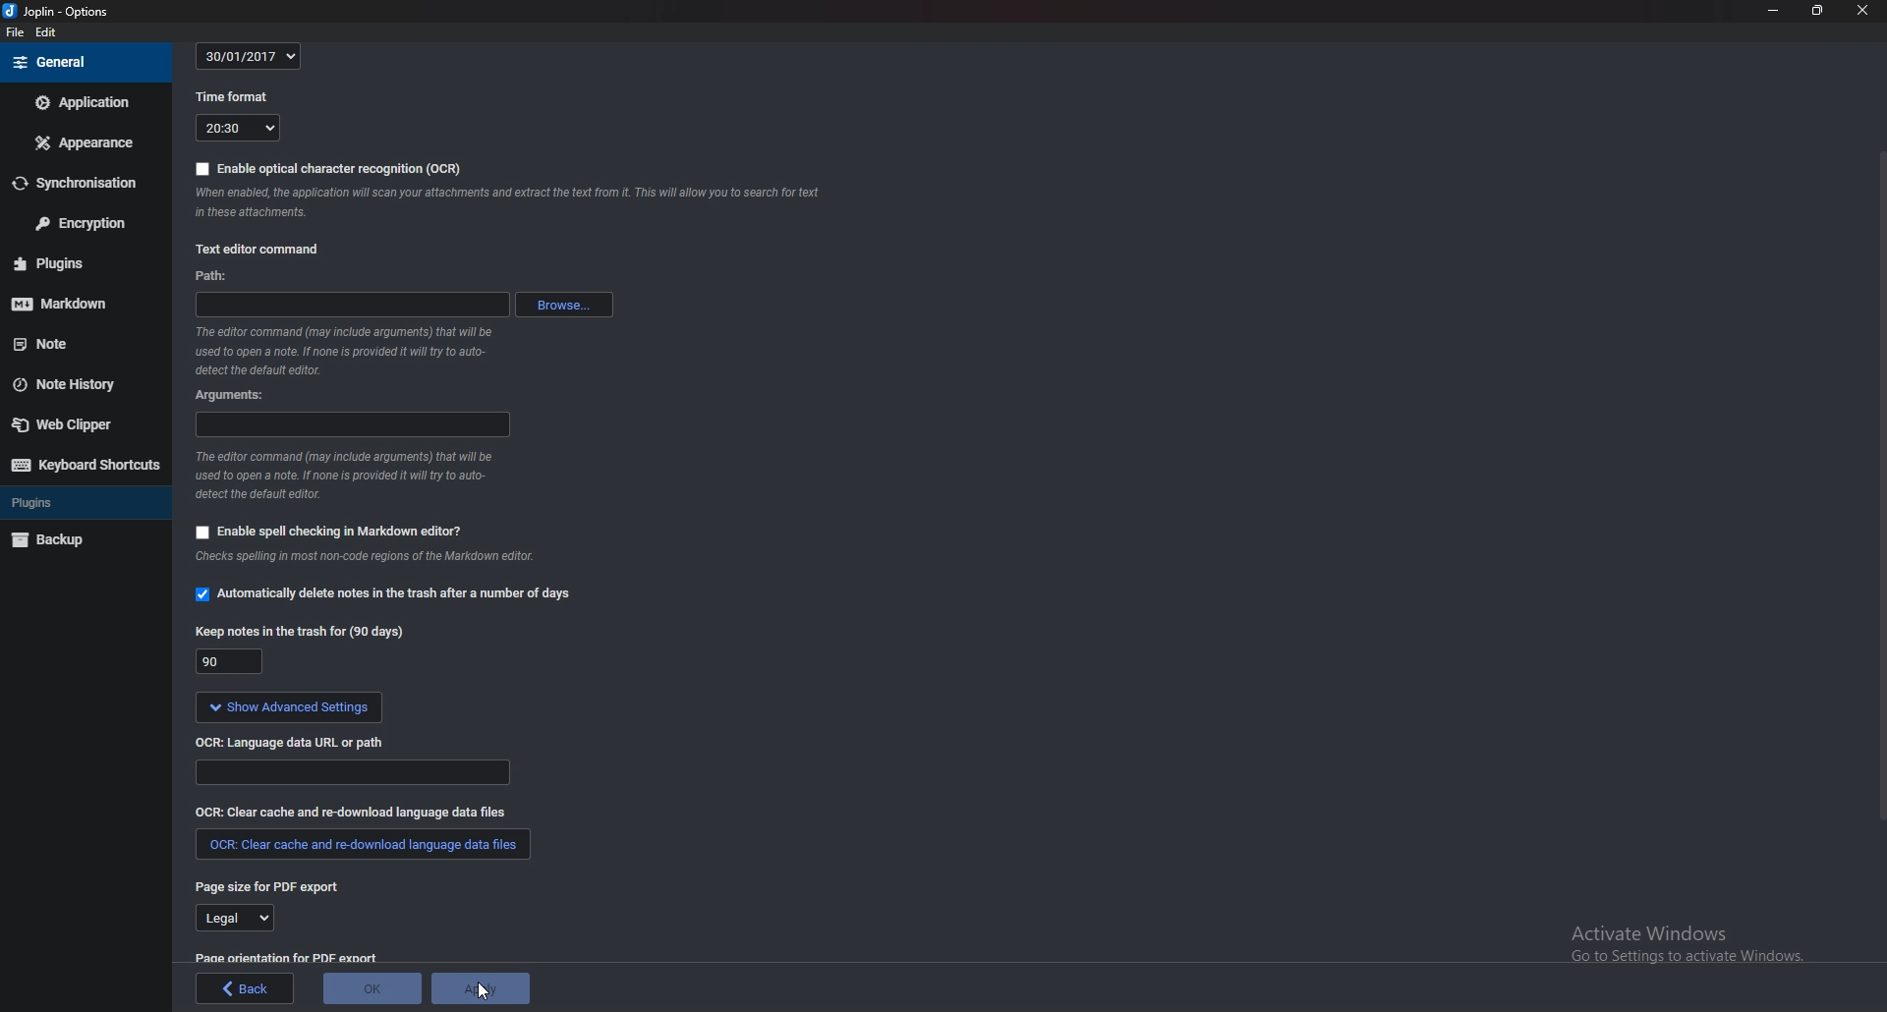 The width and height of the screenshot is (1887, 1012). What do you see at coordinates (329, 169) in the screenshot?
I see `Enable O C R` at bounding box center [329, 169].